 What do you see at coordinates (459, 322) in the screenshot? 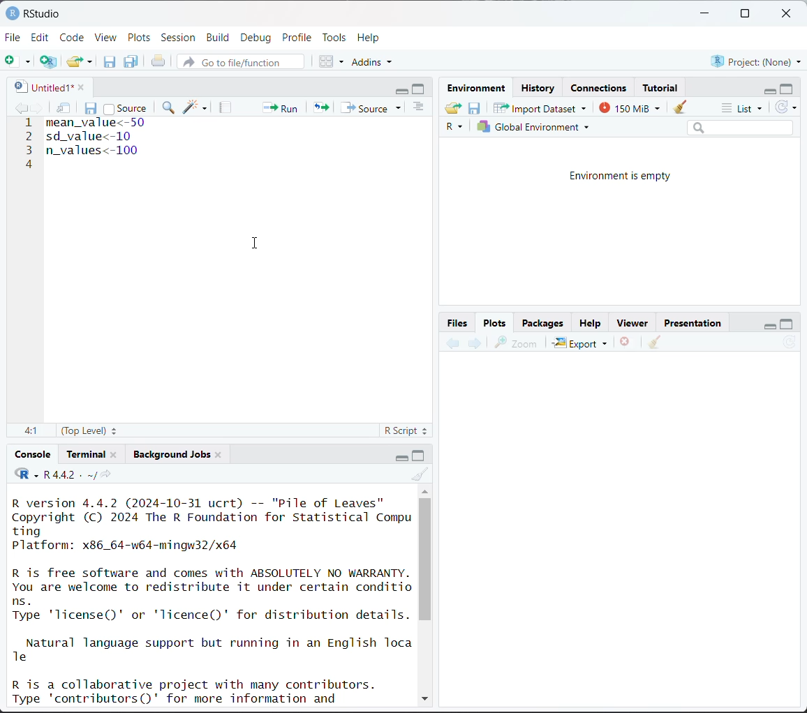
I see `` at bounding box center [459, 322].